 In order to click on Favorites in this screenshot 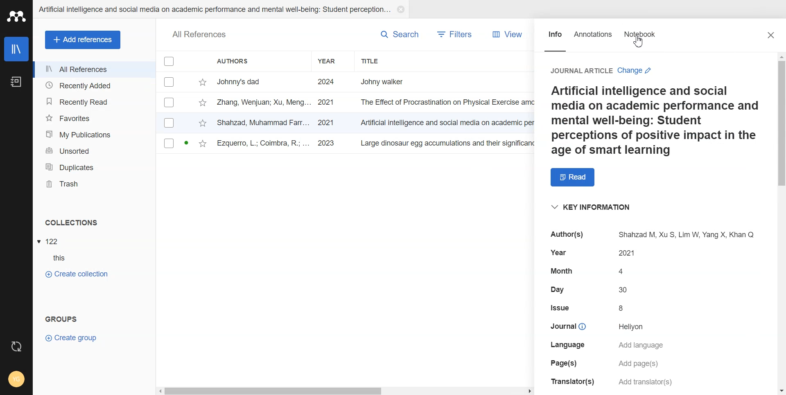, I will do `click(94, 118)`.